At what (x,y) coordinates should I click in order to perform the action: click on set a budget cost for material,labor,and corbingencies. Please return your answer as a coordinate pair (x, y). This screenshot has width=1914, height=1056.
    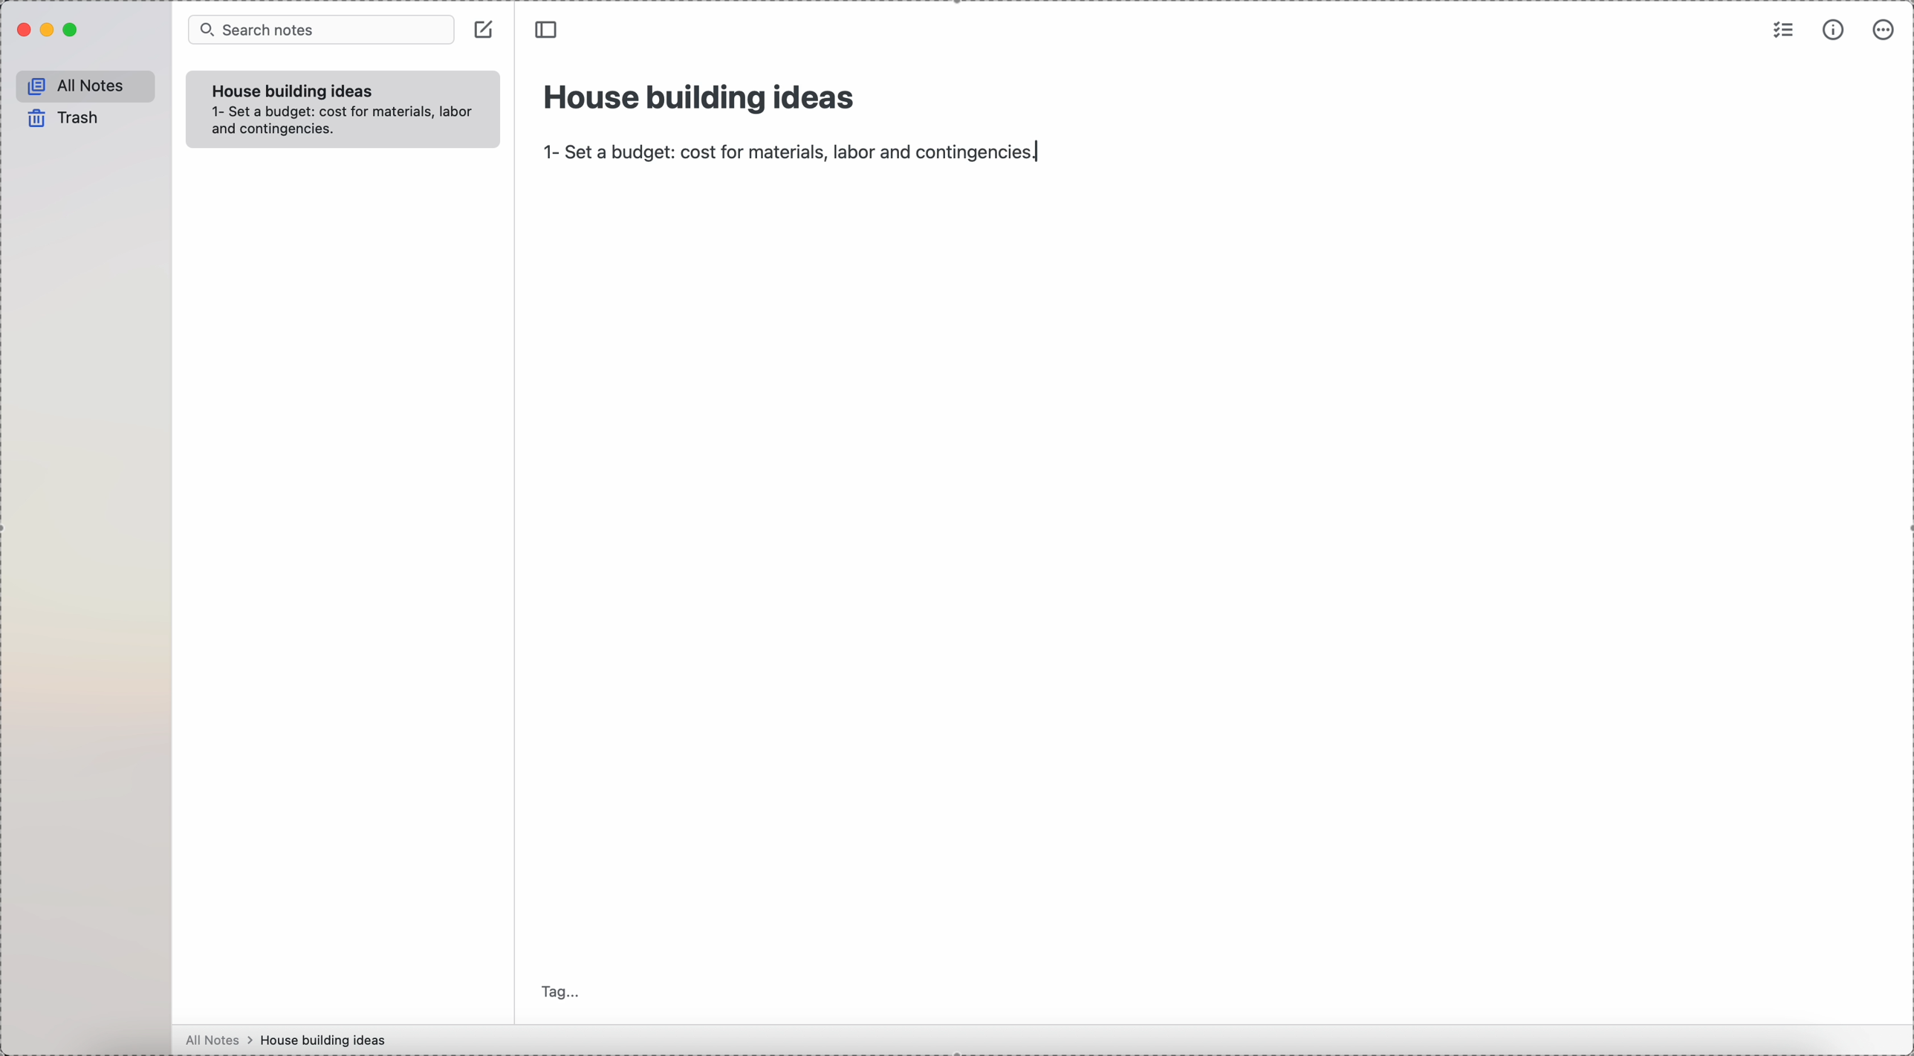
    Looking at the image, I should click on (347, 123).